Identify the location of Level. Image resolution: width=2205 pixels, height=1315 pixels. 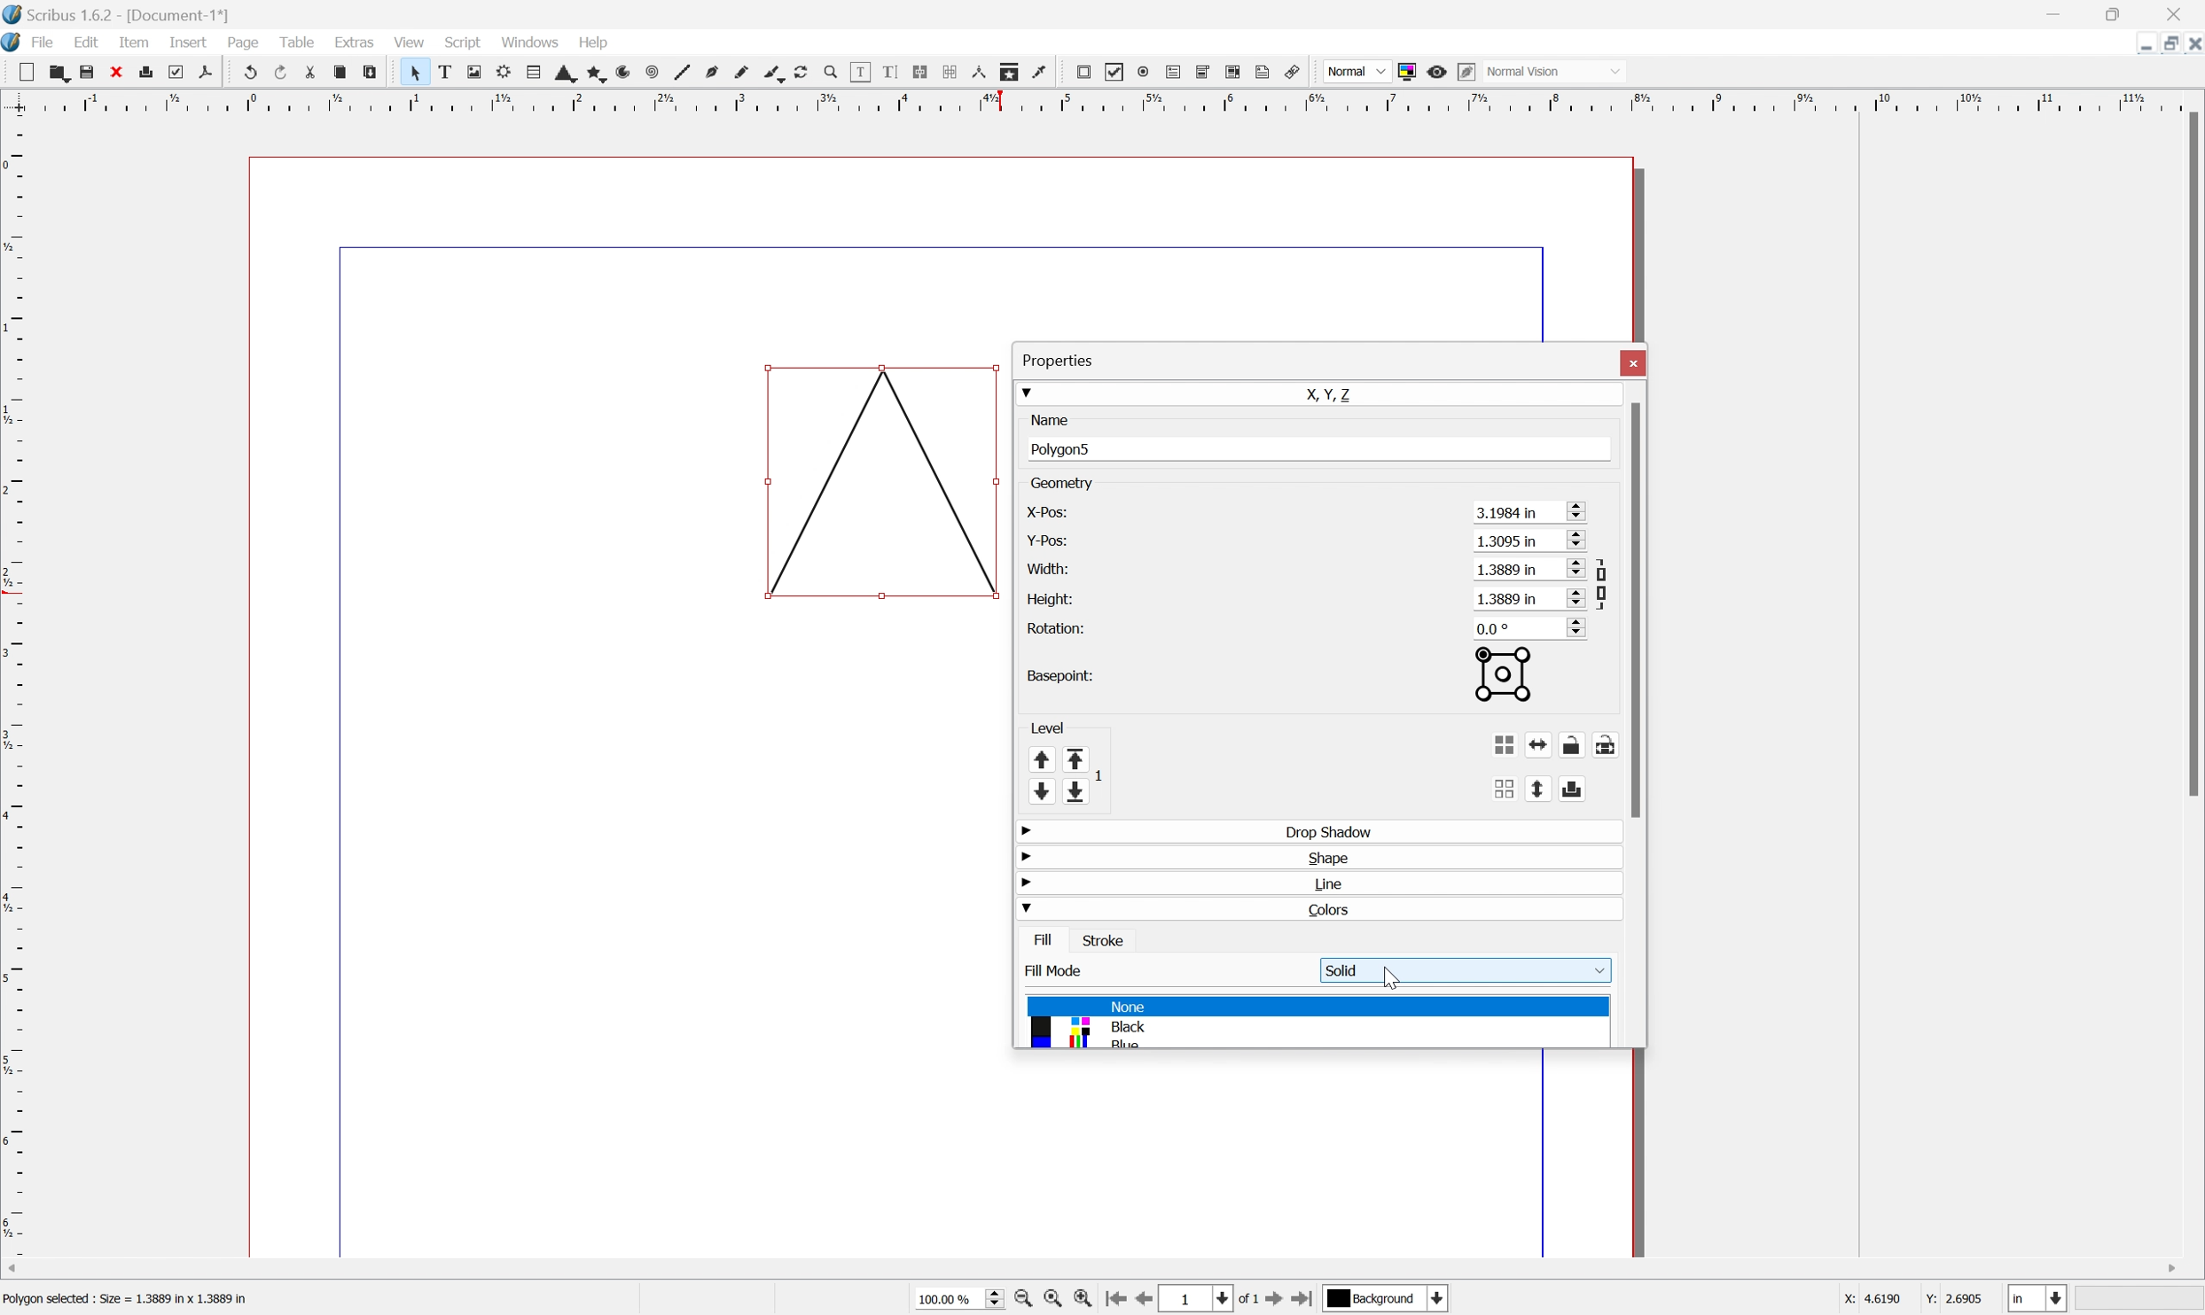
(1064, 774).